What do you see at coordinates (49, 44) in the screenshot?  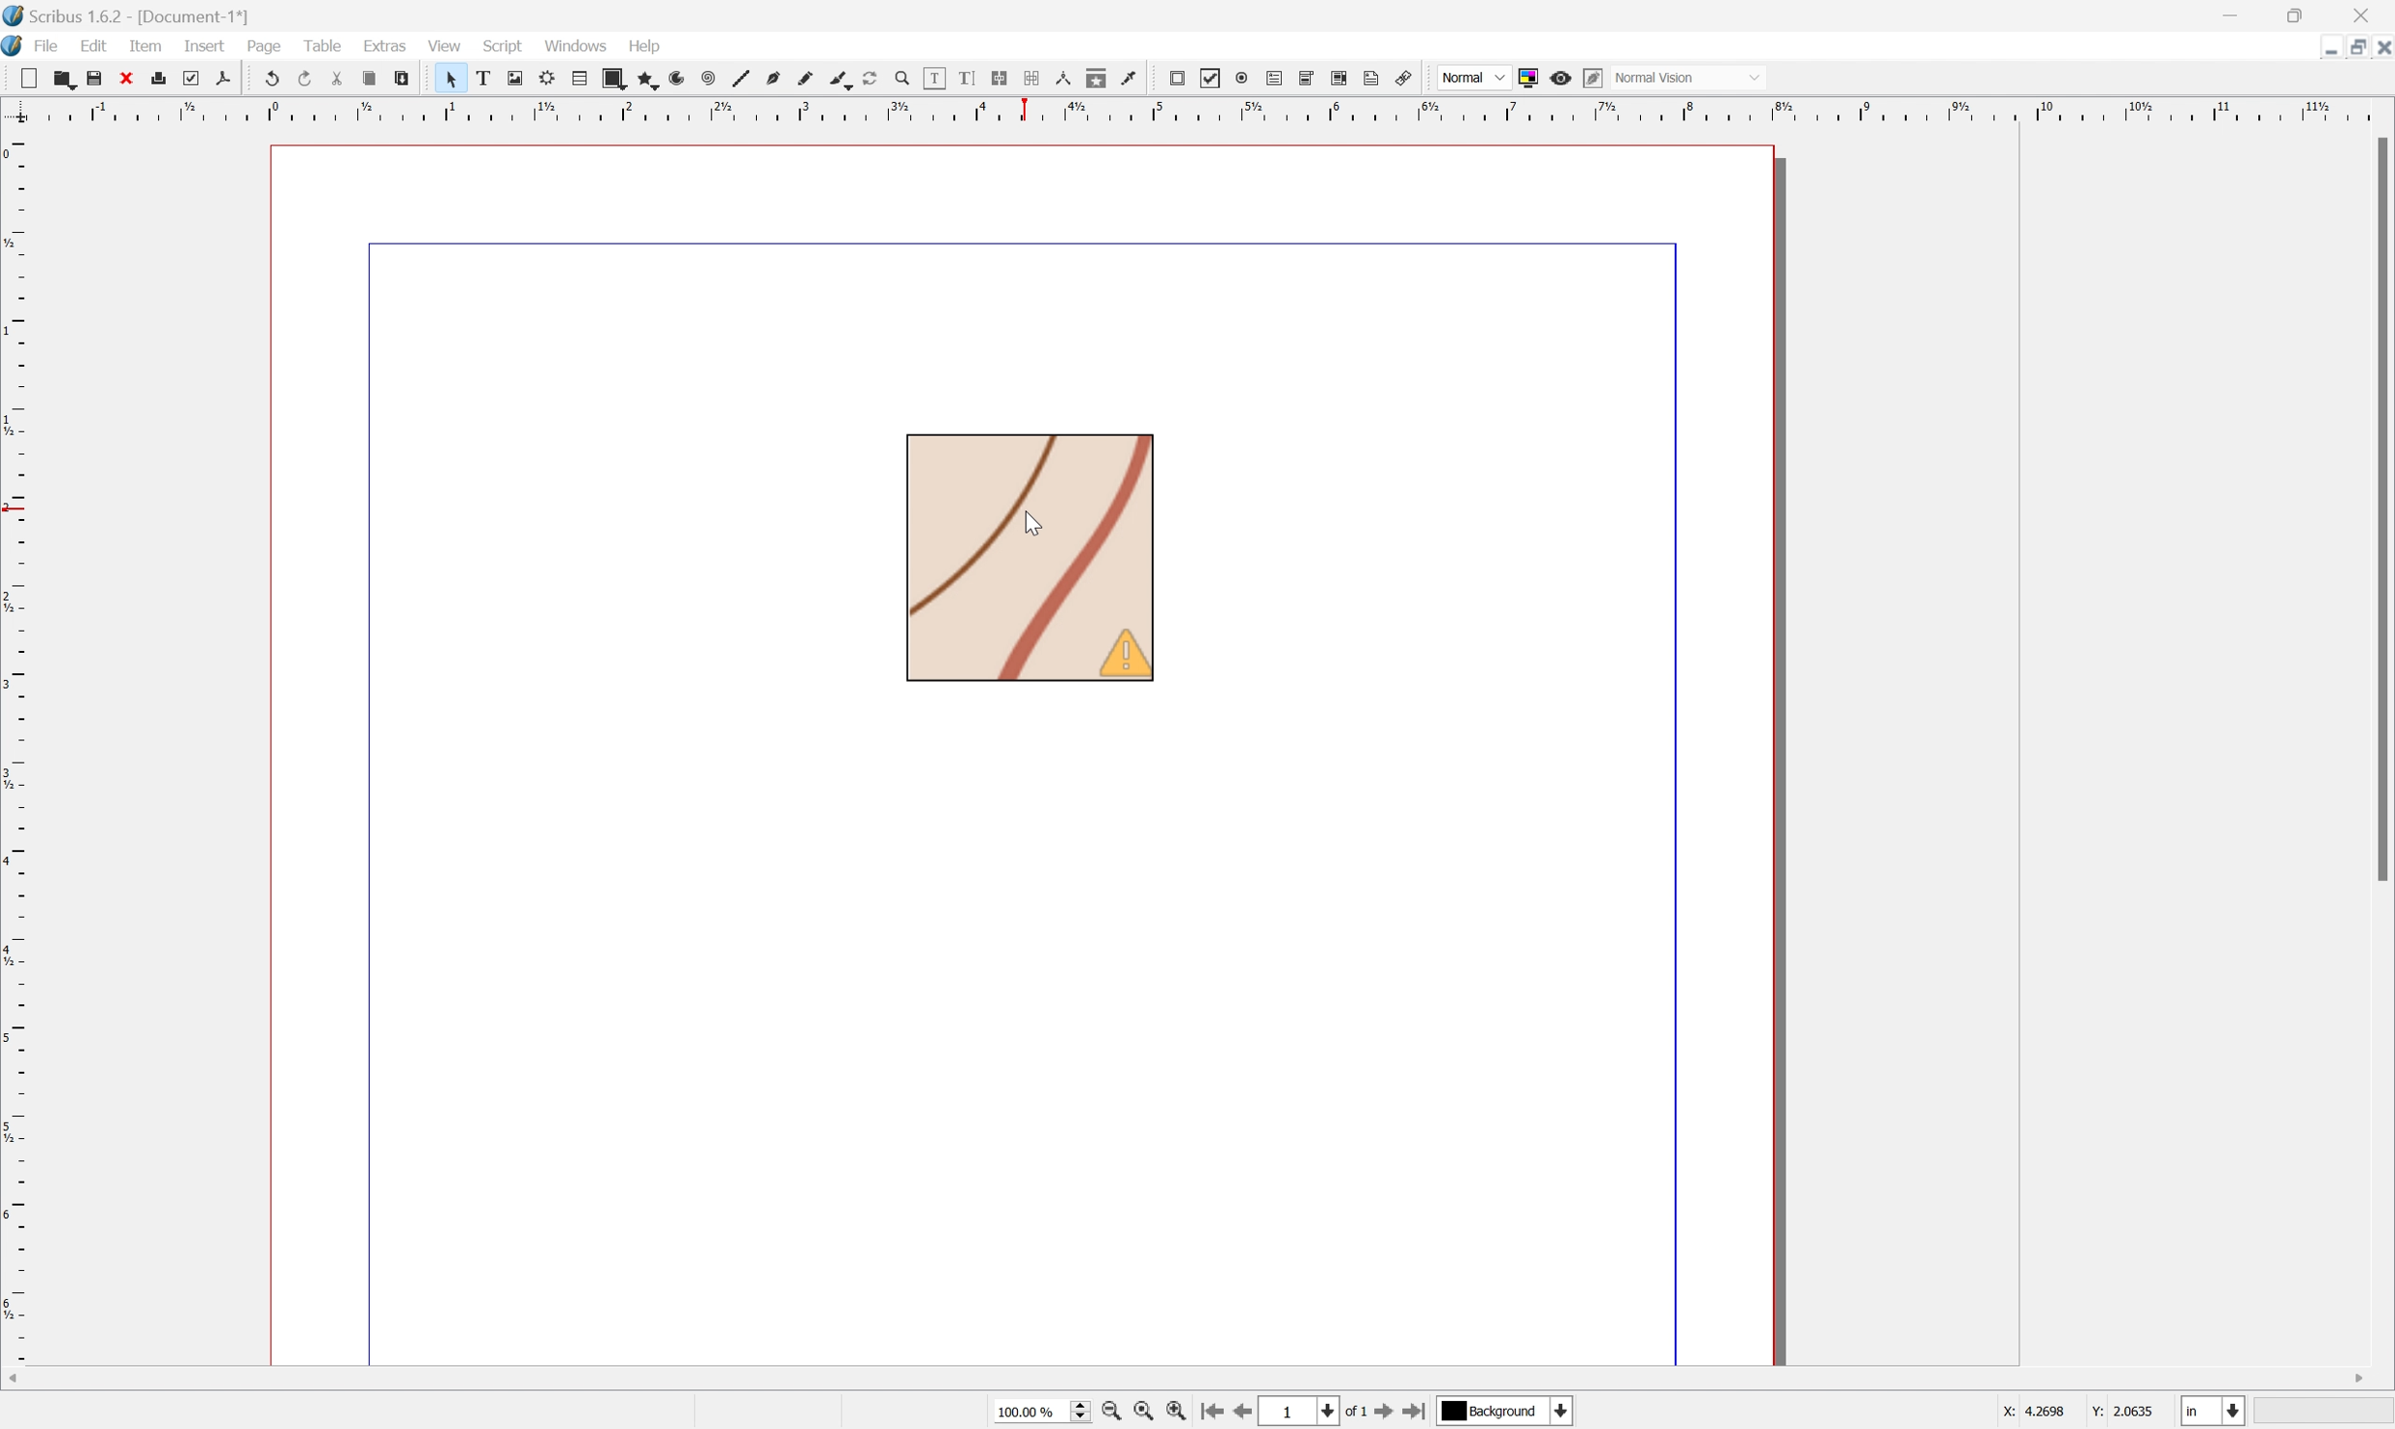 I see `File` at bounding box center [49, 44].